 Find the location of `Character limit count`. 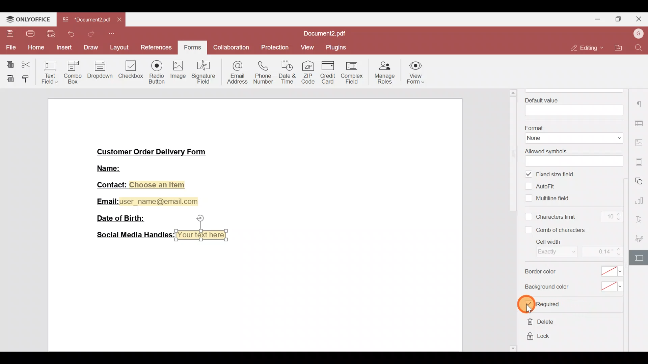

Character limit count is located at coordinates (610, 217).